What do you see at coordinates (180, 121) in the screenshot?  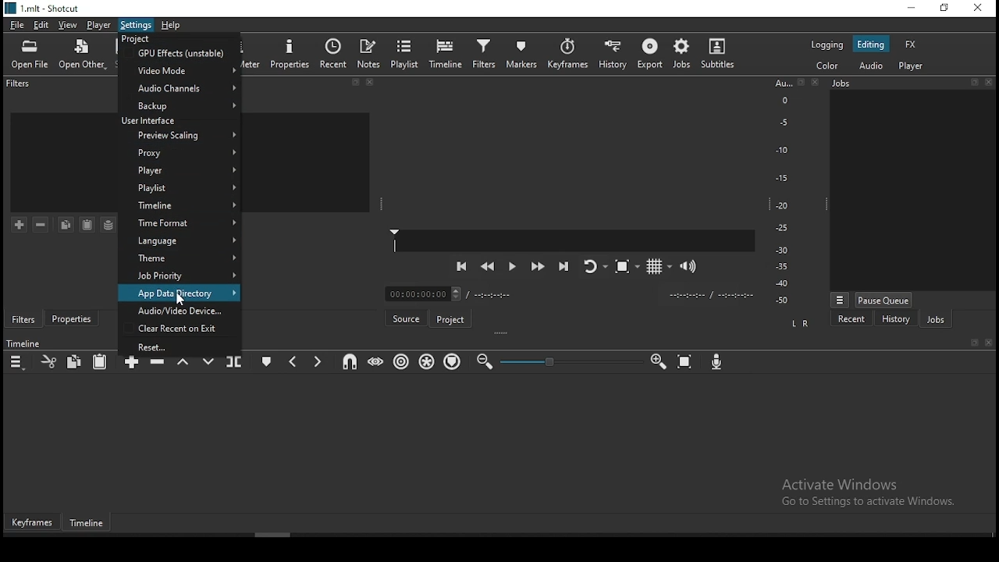 I see `user interface` at bounding box center [180, 121].